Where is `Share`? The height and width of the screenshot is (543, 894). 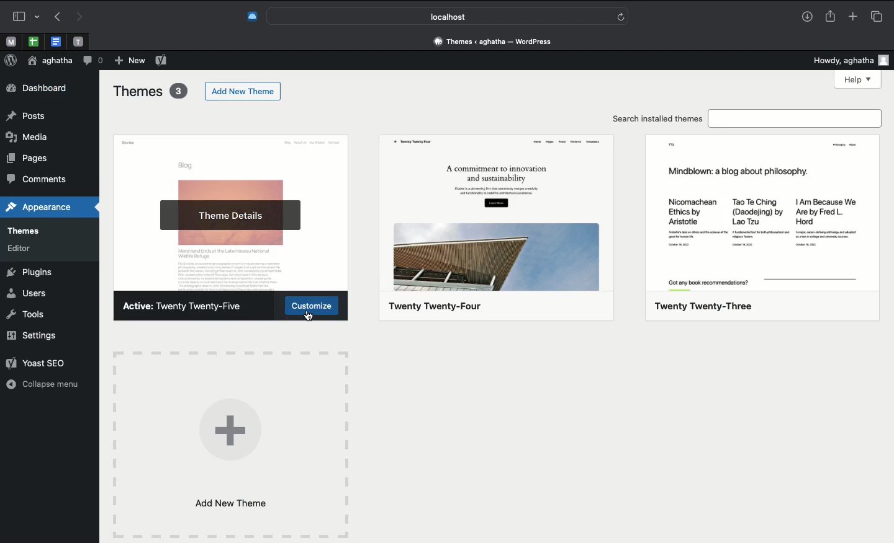
Share is located at coordinates (829, 15).